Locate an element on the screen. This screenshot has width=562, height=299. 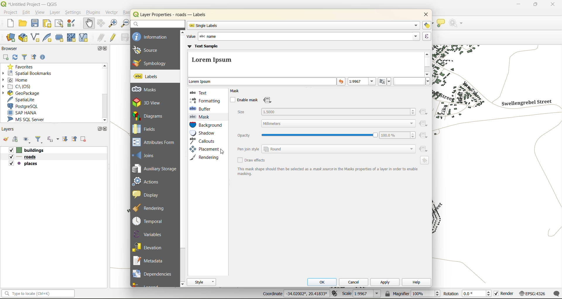
edit is located at coordinates (27, 13).